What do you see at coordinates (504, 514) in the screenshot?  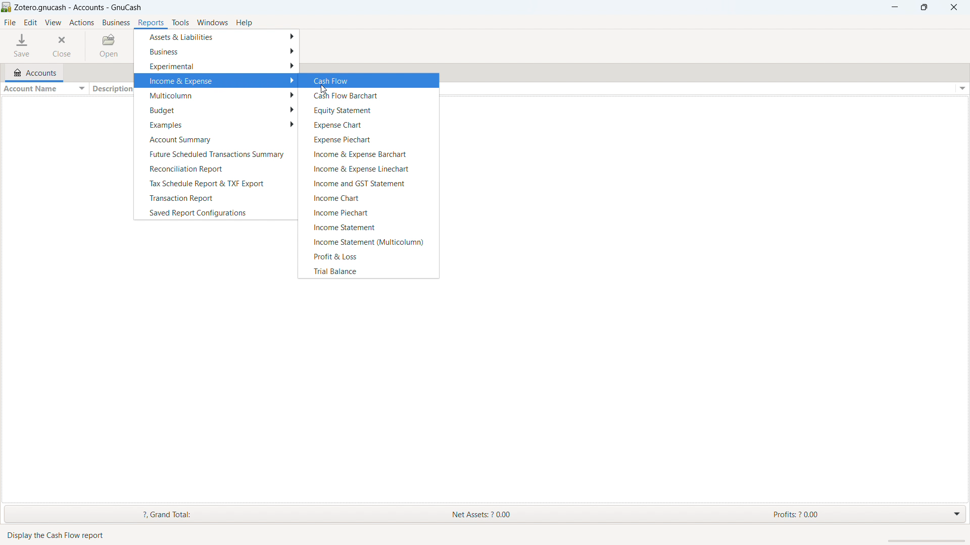 I see `net assets` at bounding box center [504, 514].